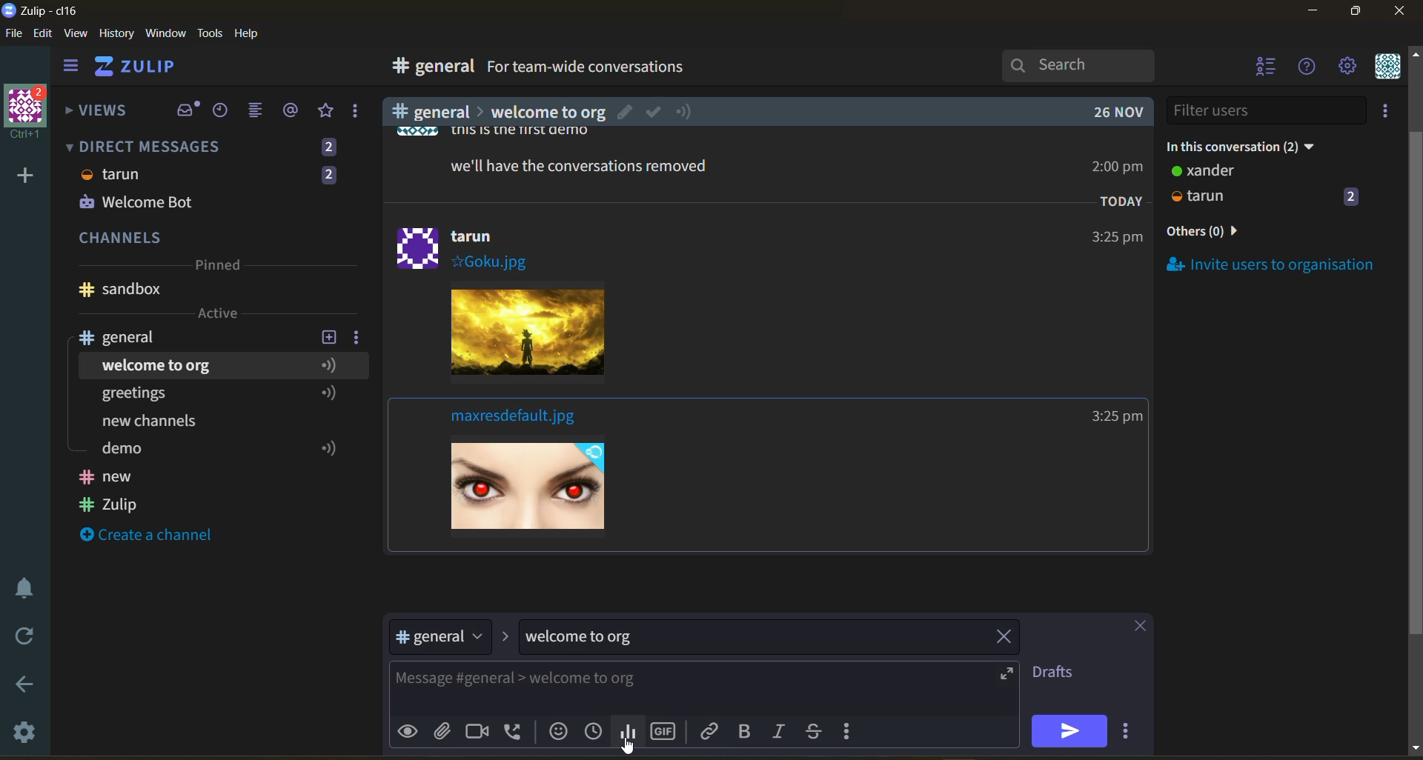 The width and height of the screenshot is (1423, 760). Describe the element at coordinates (225, 112) in the screenshot. I see `recent conversations` at that location.